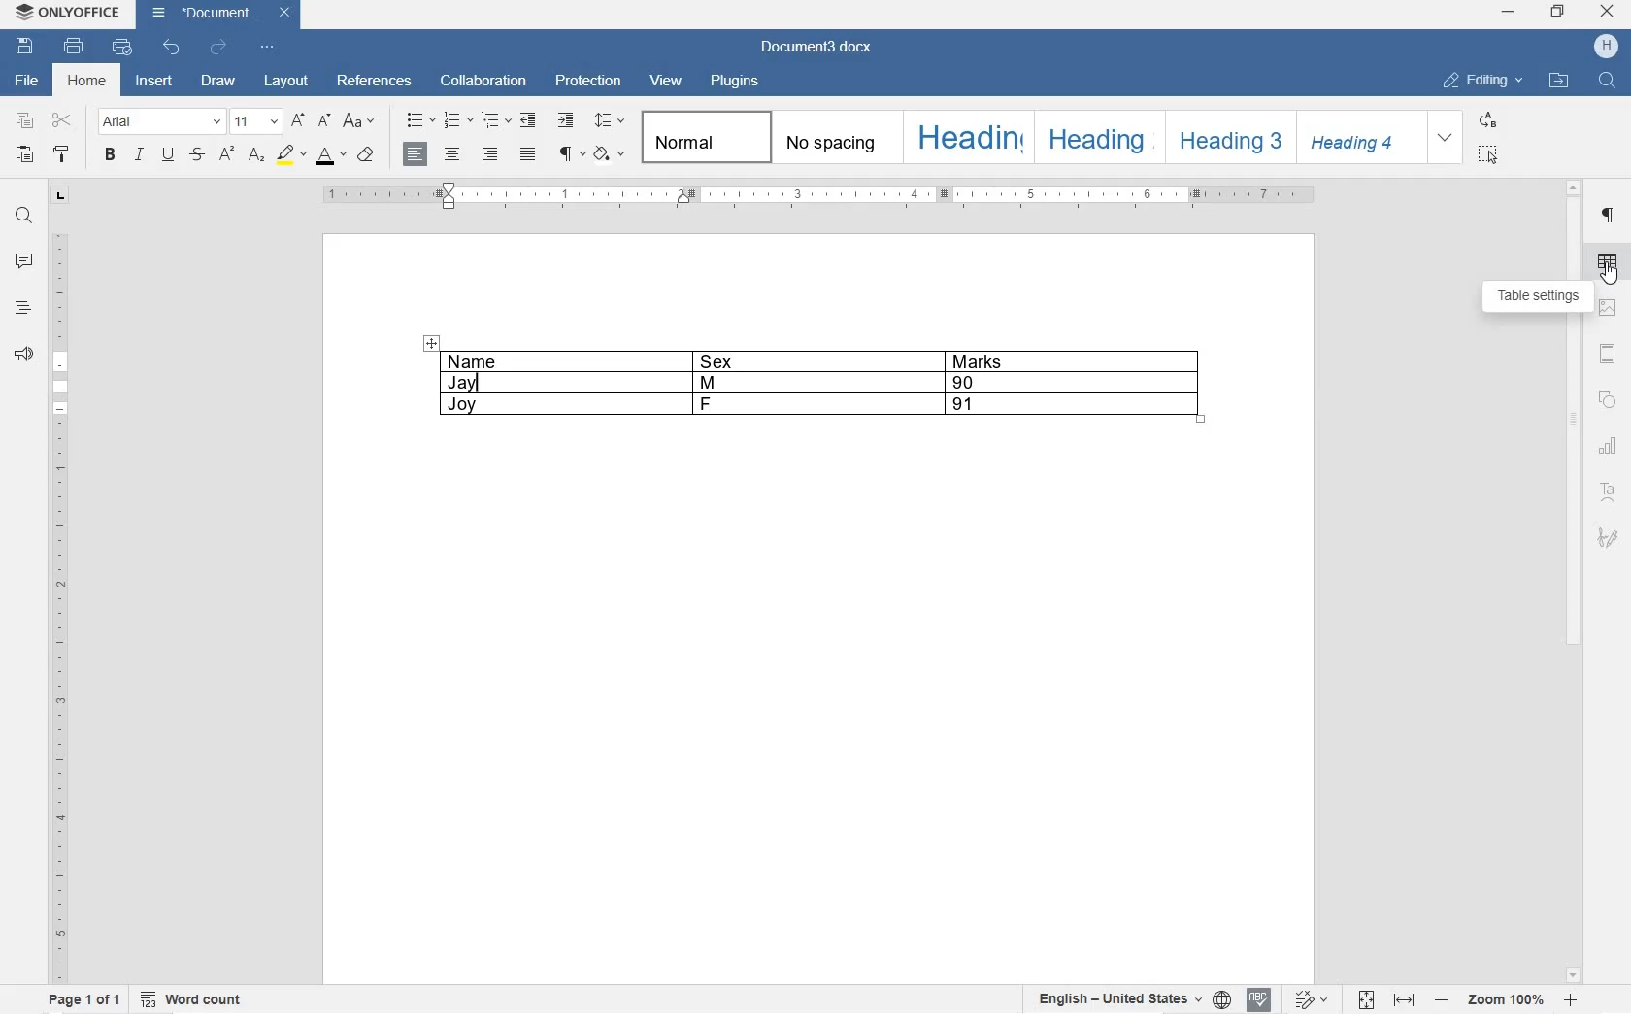 This screenshot has height=1014, width=1631. I want to click on PARAGRAPH SETTINGS, so click(1607, 218).